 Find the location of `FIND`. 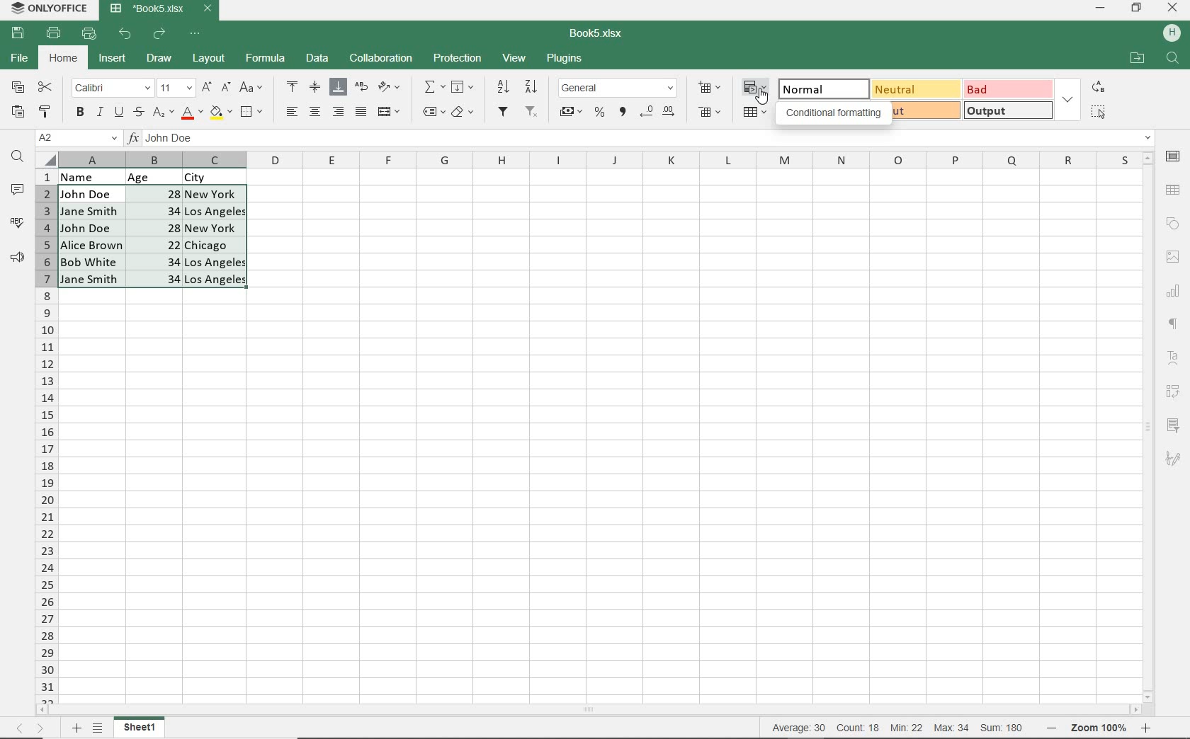

FIND is located at coordinates (18, 158).